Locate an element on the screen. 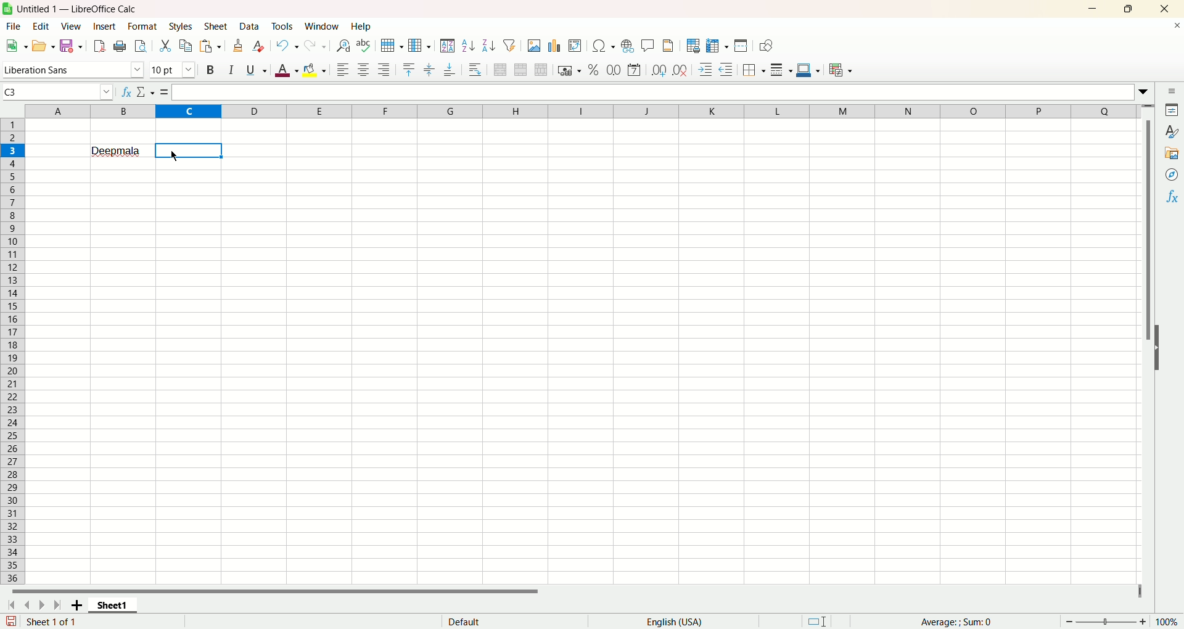 The width and height of the screenshot is (1184, 629). Autofilter is located at coordinates (509, 44).